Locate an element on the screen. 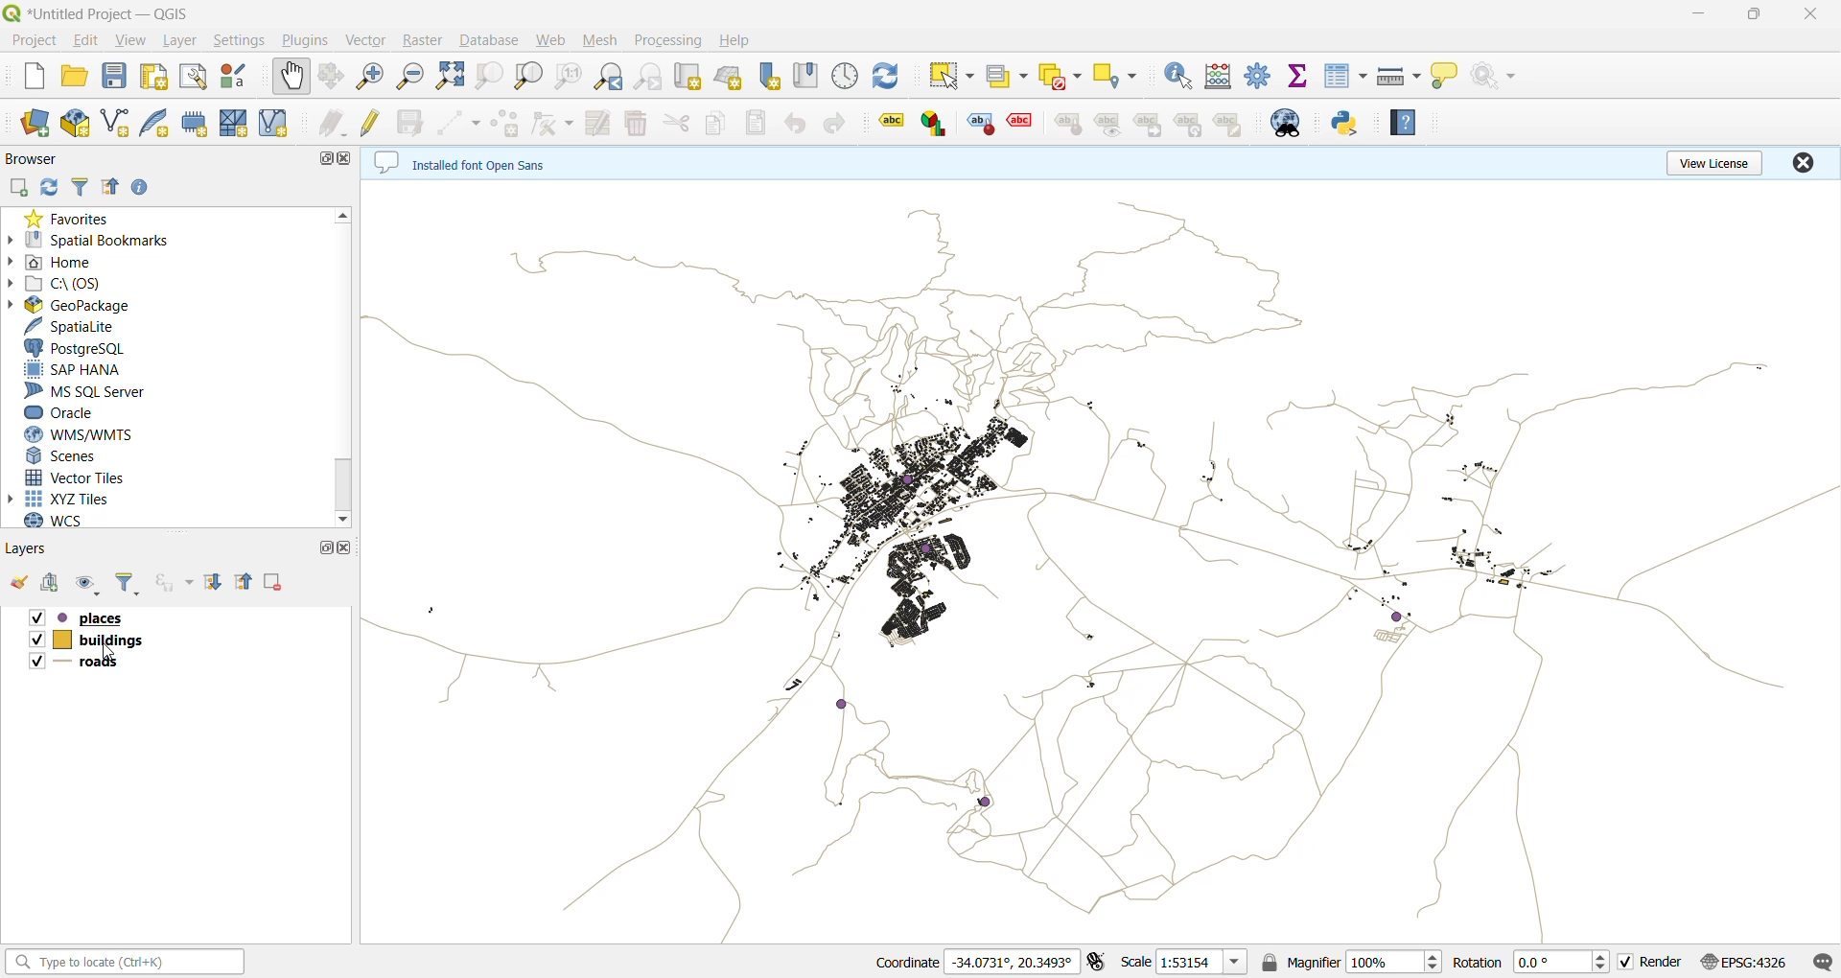  vertical scroll bar is located at coordinates (343, 369).